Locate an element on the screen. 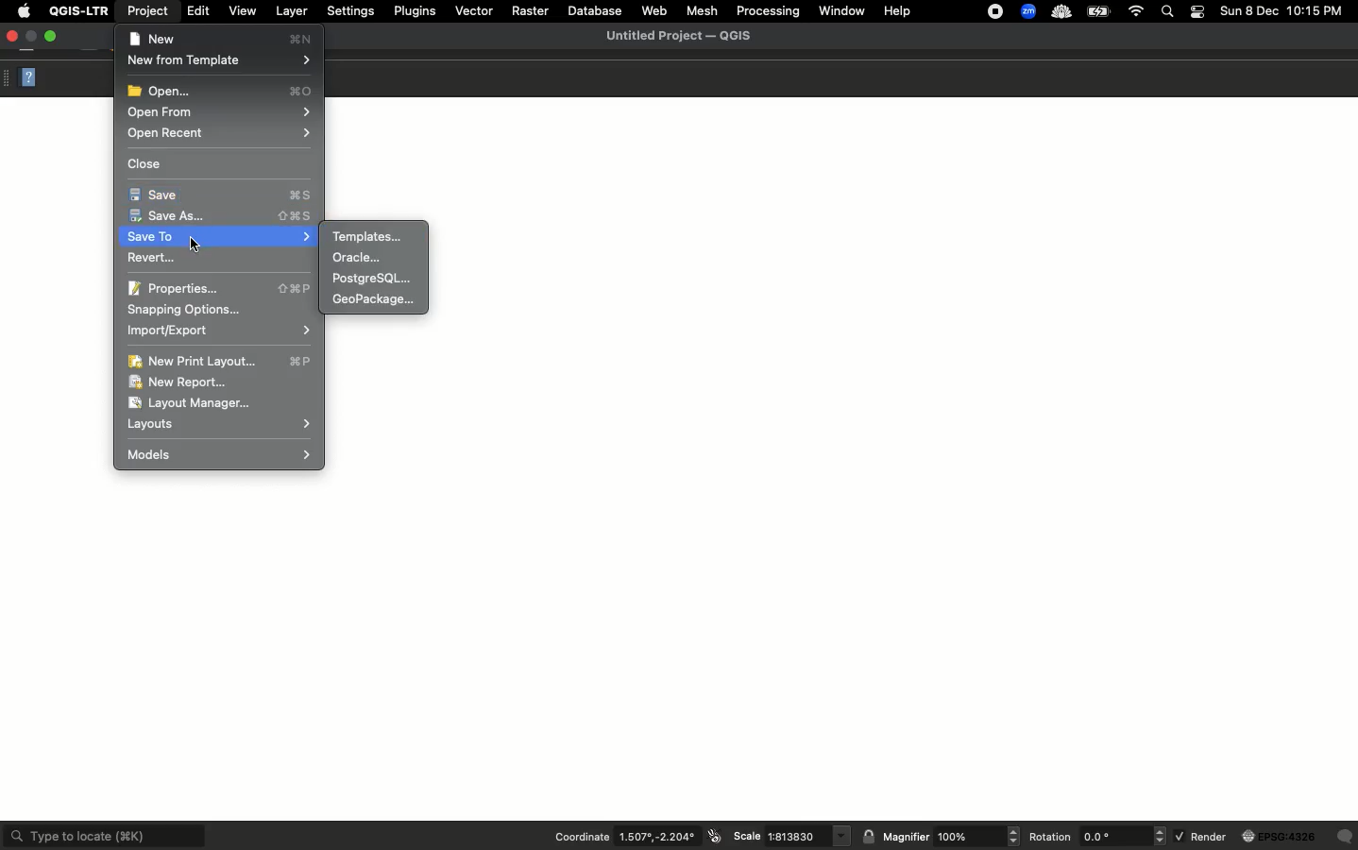  Edit is located at coordinates (195, 11).